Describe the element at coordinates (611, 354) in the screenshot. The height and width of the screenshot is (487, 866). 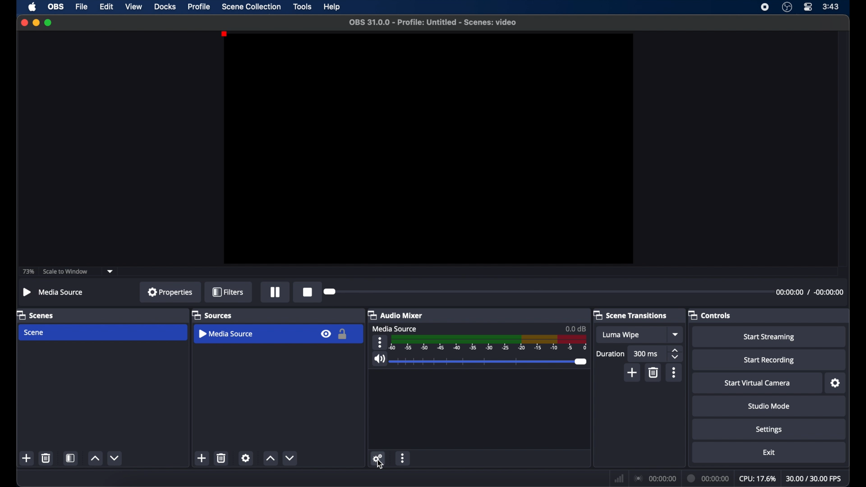
I see `duration` at that location.